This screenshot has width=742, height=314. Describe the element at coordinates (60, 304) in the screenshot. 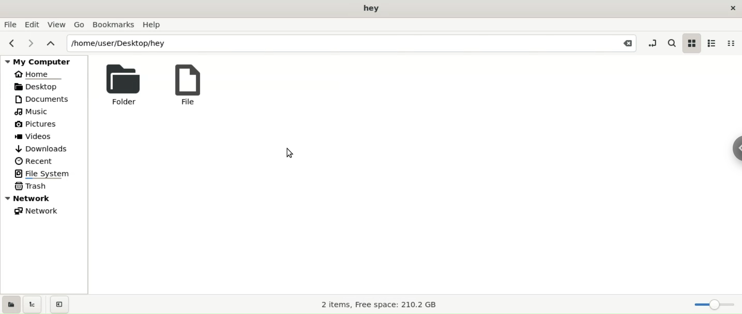

I see `close sidebar` at that location.